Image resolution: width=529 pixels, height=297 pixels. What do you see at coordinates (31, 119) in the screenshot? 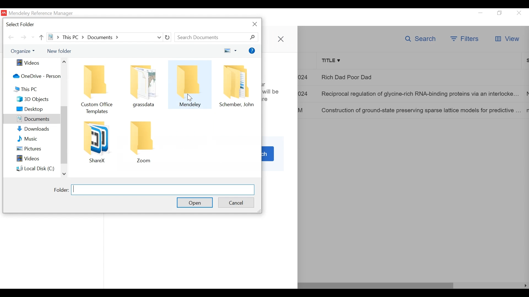
I see `` at bounding box center [31, 119].